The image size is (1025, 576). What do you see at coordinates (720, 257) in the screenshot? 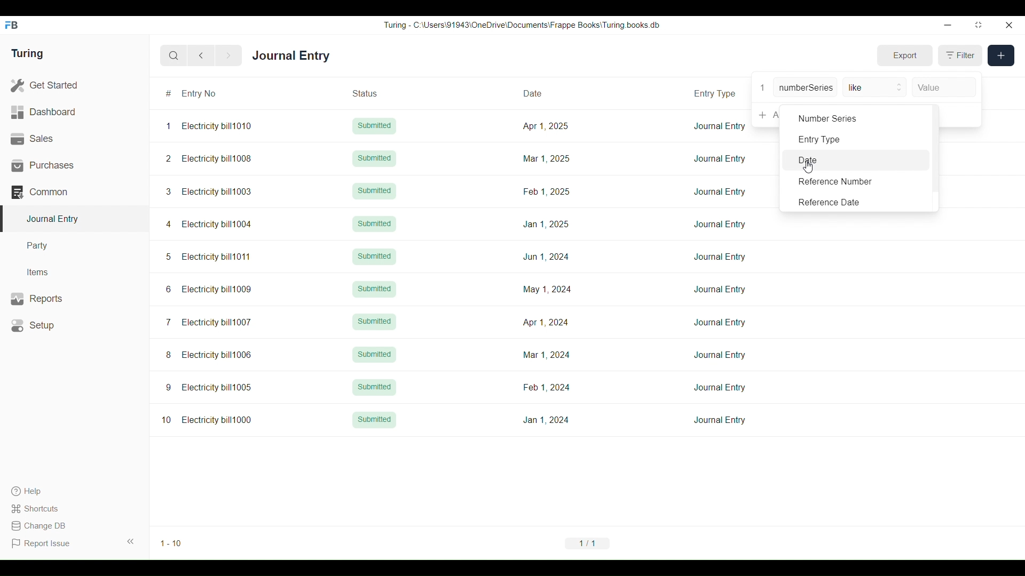
I see `Journal Entry` at bounding box center [720, 257].